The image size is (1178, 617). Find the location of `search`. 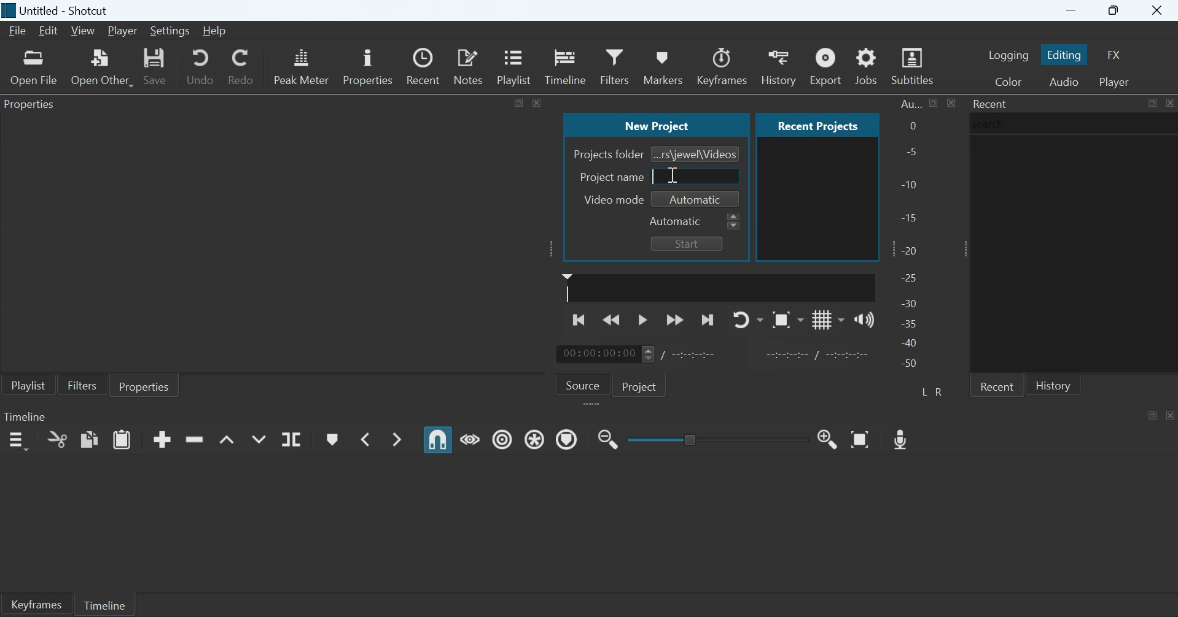

search is located at coordinates (992, 123).